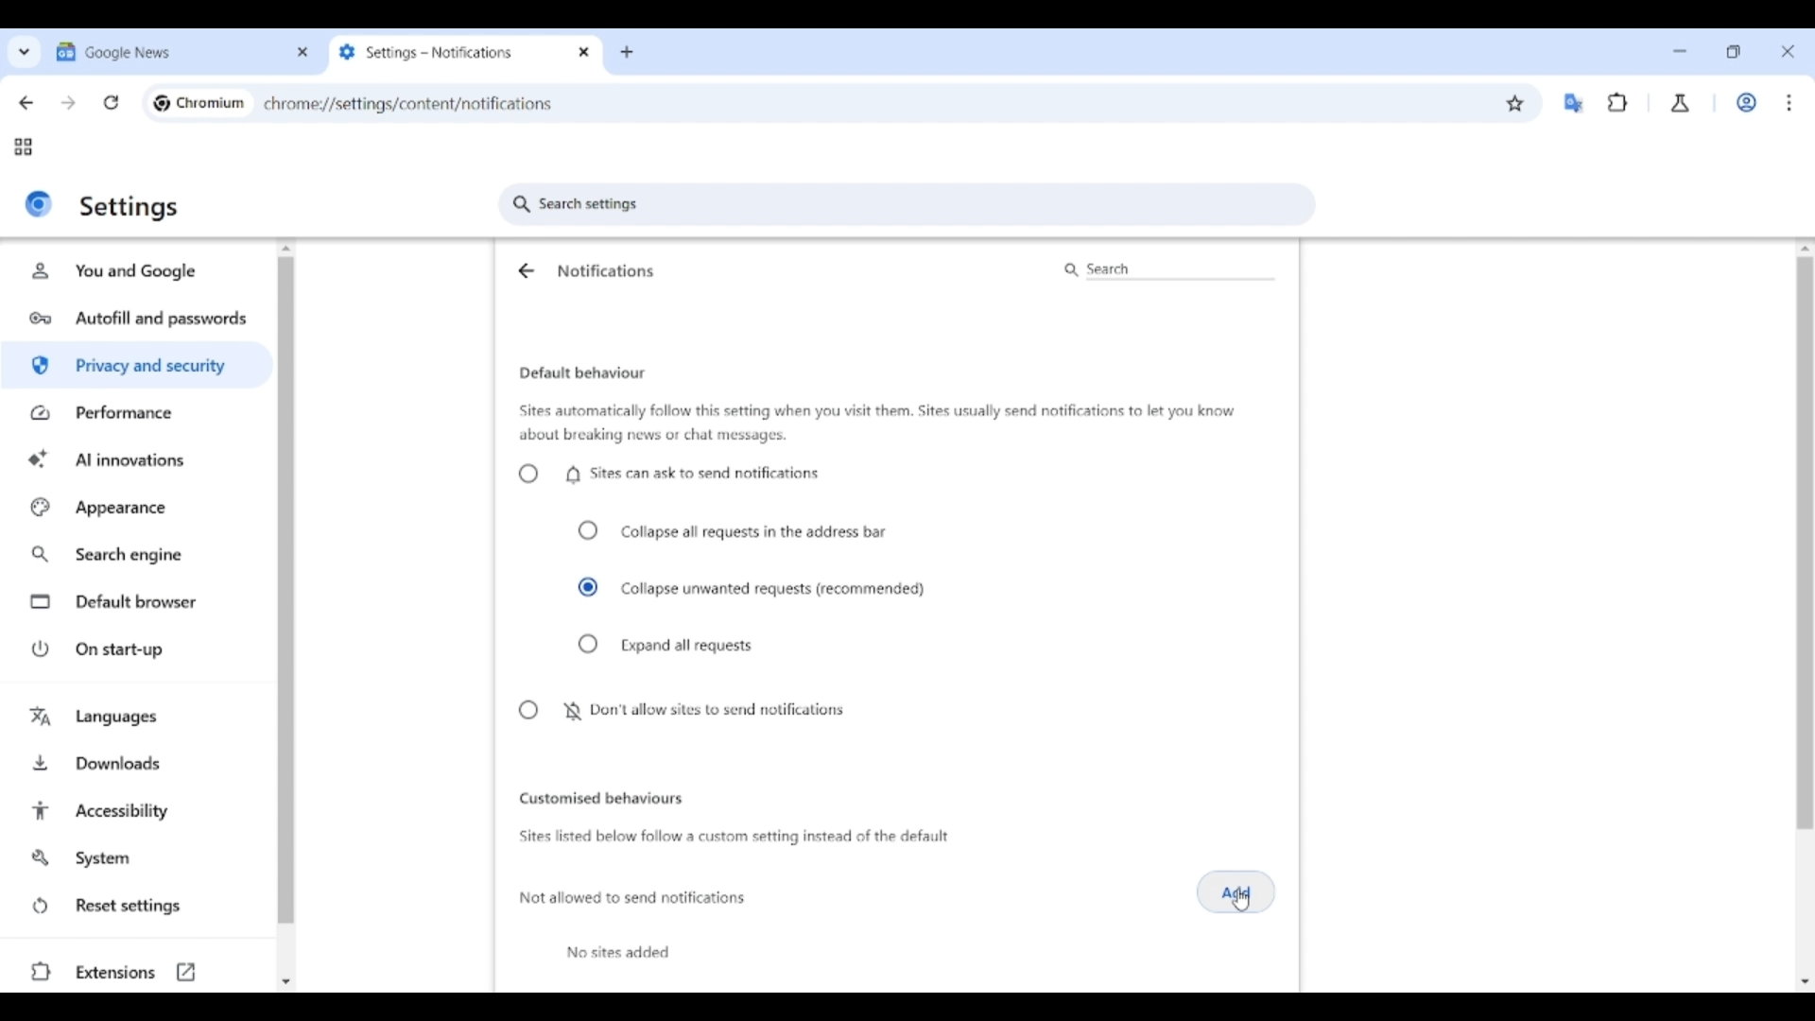  Describe the element at coordinates (68, 103) in the screenshot. I see `Go forward` at that location.